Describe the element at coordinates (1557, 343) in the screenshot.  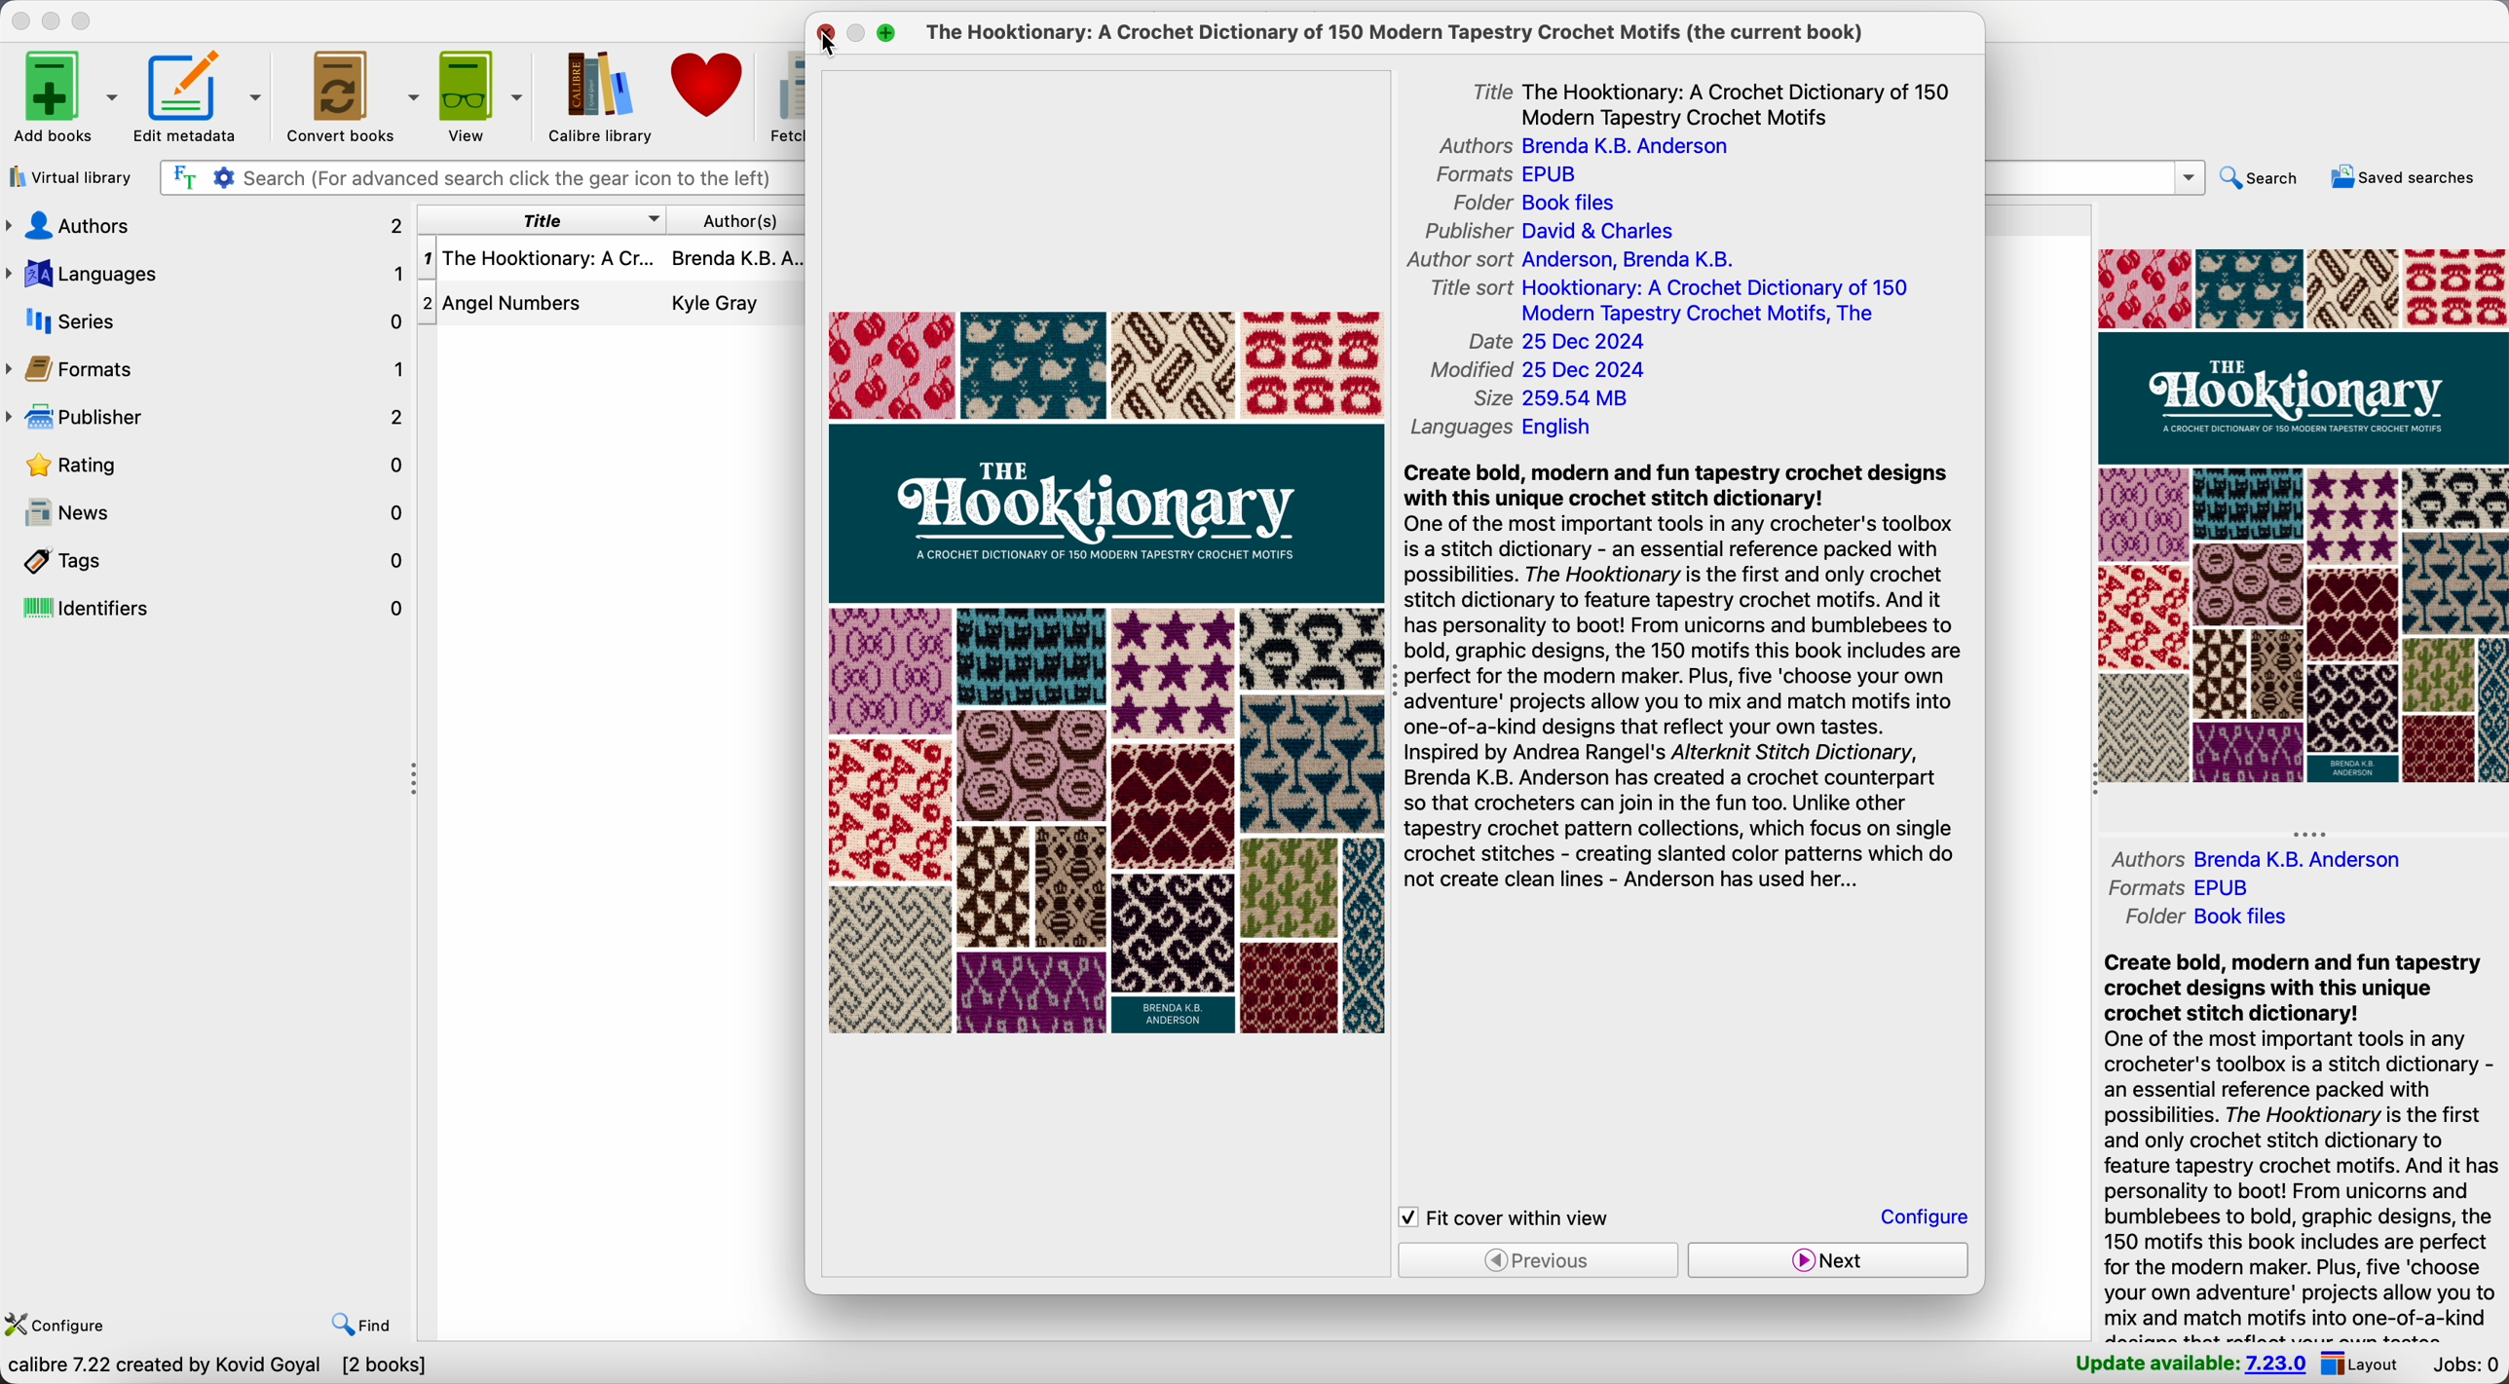
I see `date` at that location.